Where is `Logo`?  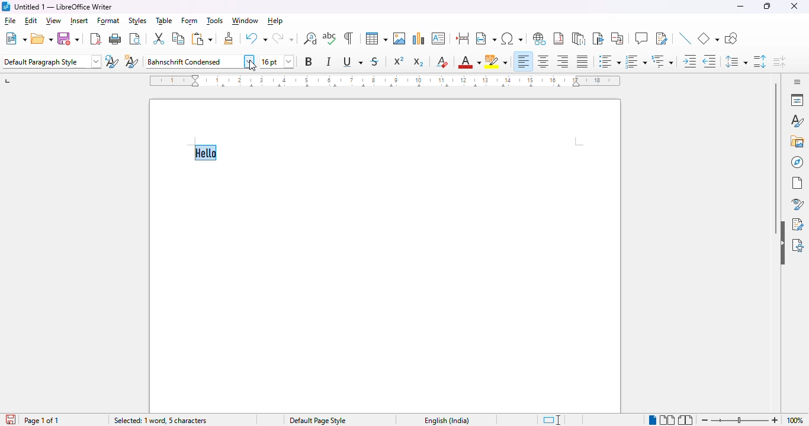 Logo is located at coordinates (5, 7).